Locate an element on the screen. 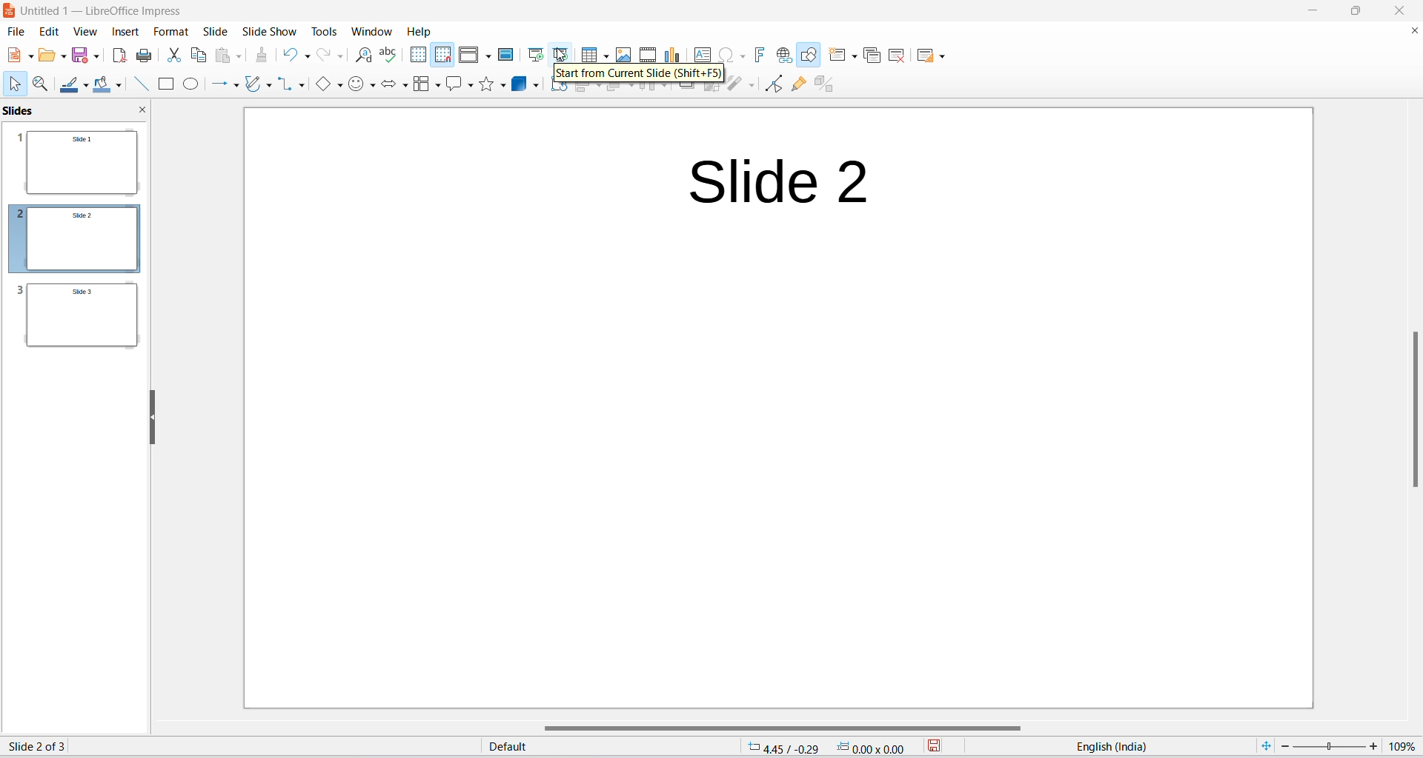 This screenshot has width=1423, height=758. slide title is located at coordinates (779, 181).